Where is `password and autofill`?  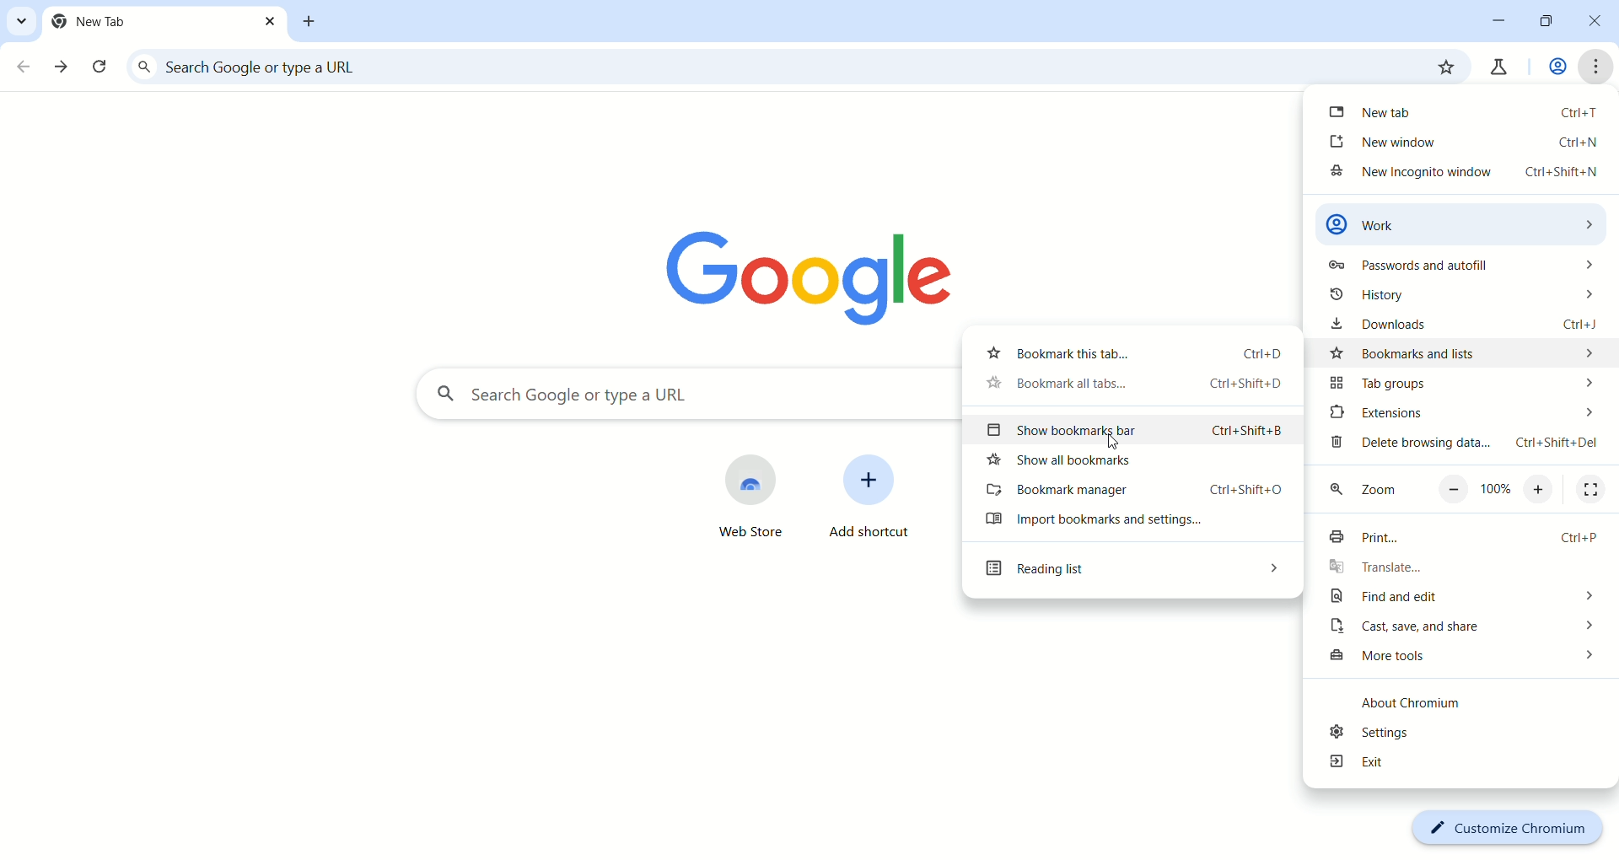 password and autofill is located at coordinates (1458, 268).